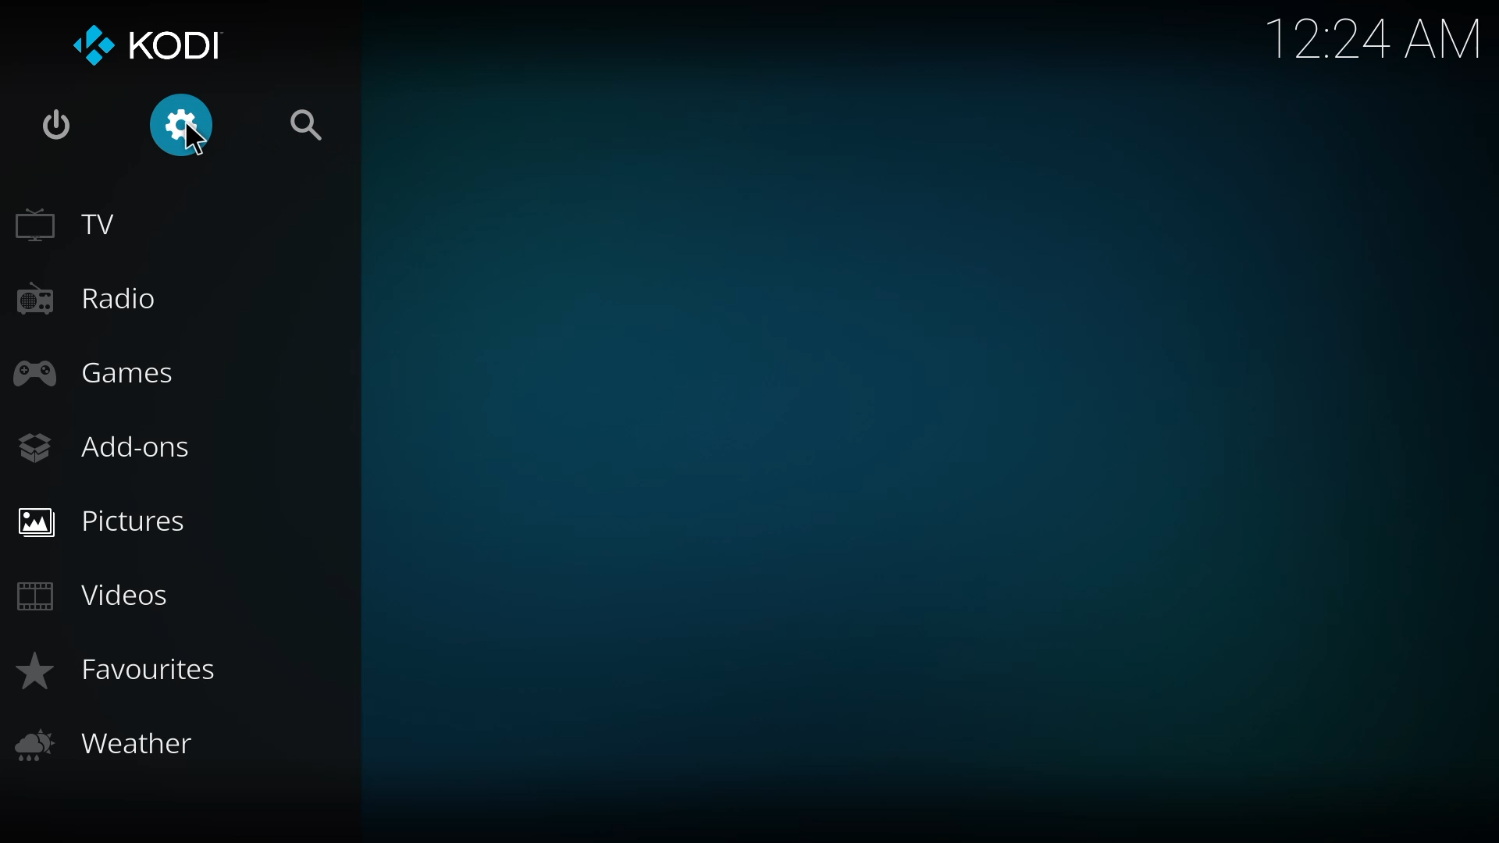 This screenshot has width=1499, height=843. What do you see at coordinates (72, 225) in the screenshot?
I see `tv` at bounding box center [72, 225].